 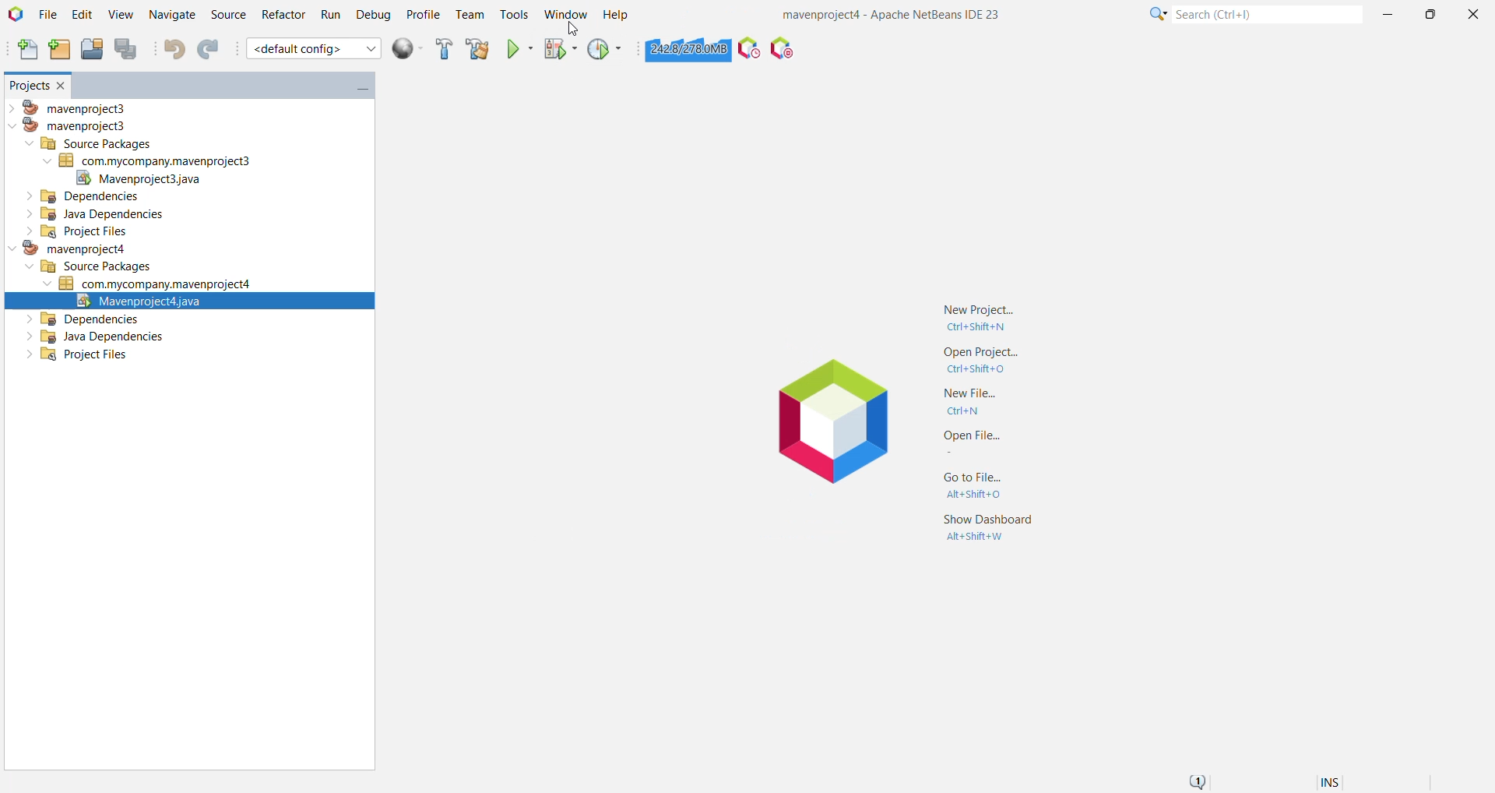 What do you see at coordinates (1389, 16) in the screenshot?
I see `Minimize` at bounding box center [1389, 16].